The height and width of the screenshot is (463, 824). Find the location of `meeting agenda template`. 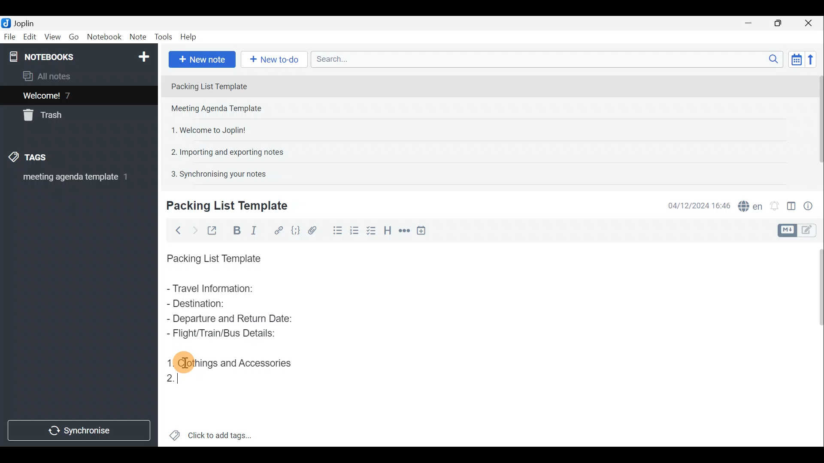

meeting agenda template is located at coordinates (74, 180).